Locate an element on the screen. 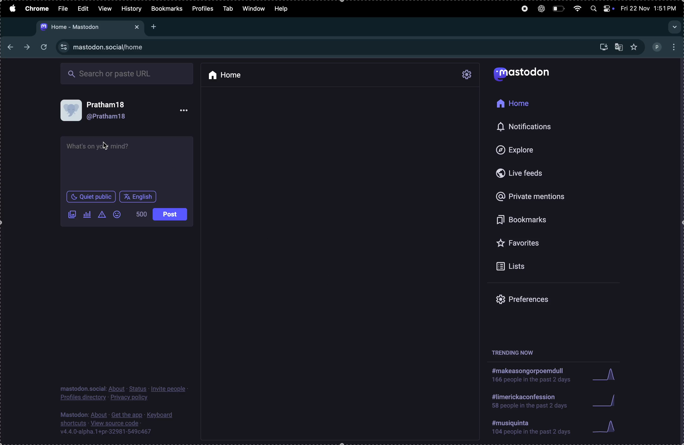 The width and height of the screenshot is (684, 445). lists is located at coordinates (534, 267).